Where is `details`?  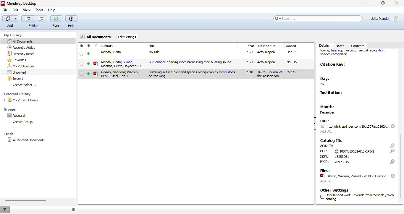
details is located at coordinates (325, 46).